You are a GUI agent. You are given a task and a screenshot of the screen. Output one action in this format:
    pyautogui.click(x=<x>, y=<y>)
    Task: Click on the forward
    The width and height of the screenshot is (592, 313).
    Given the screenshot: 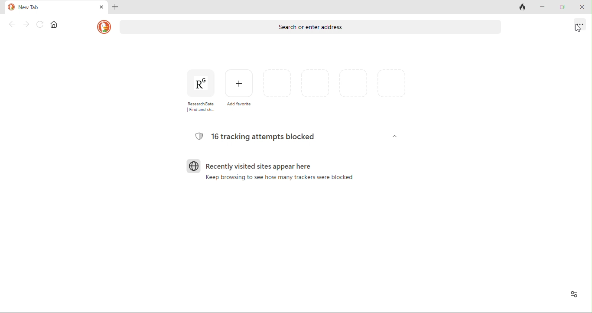 What is the action you would take?
    pyautogui.click(x=27, y=24)
    